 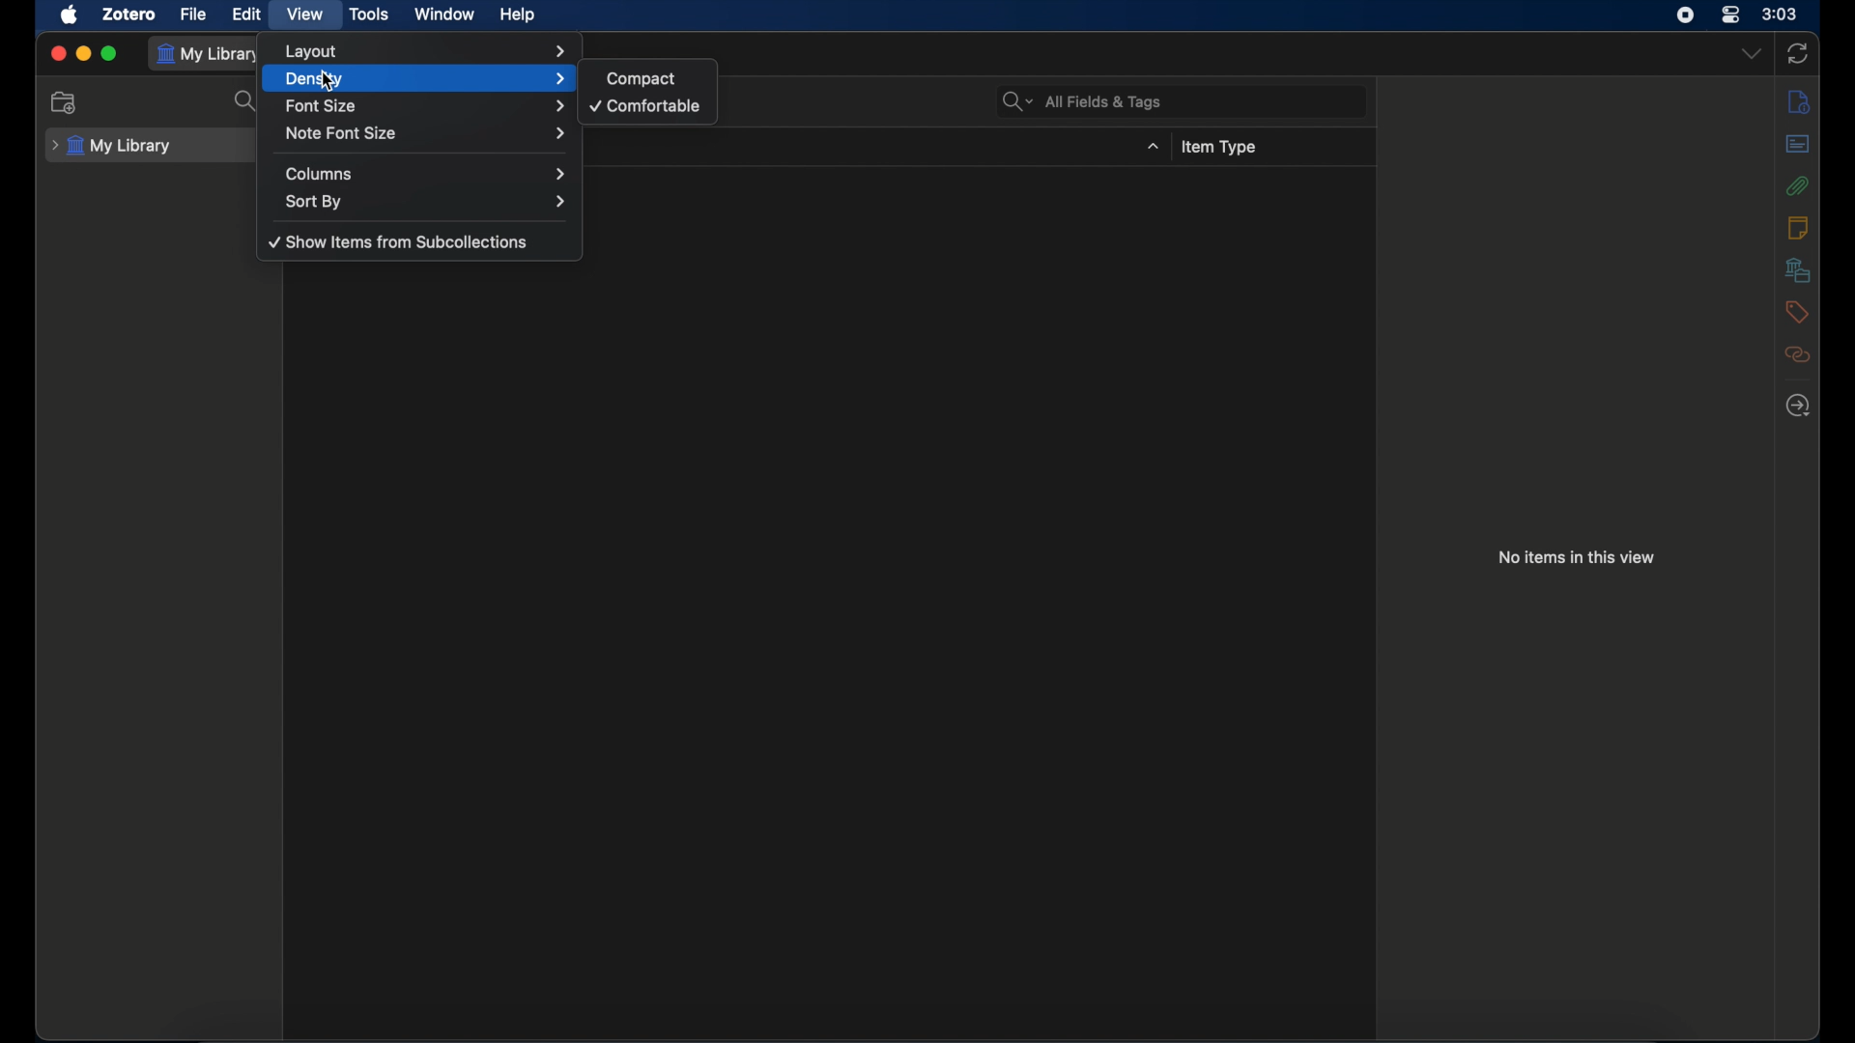 I want to click on comfortable, so click(x=647, y=104).